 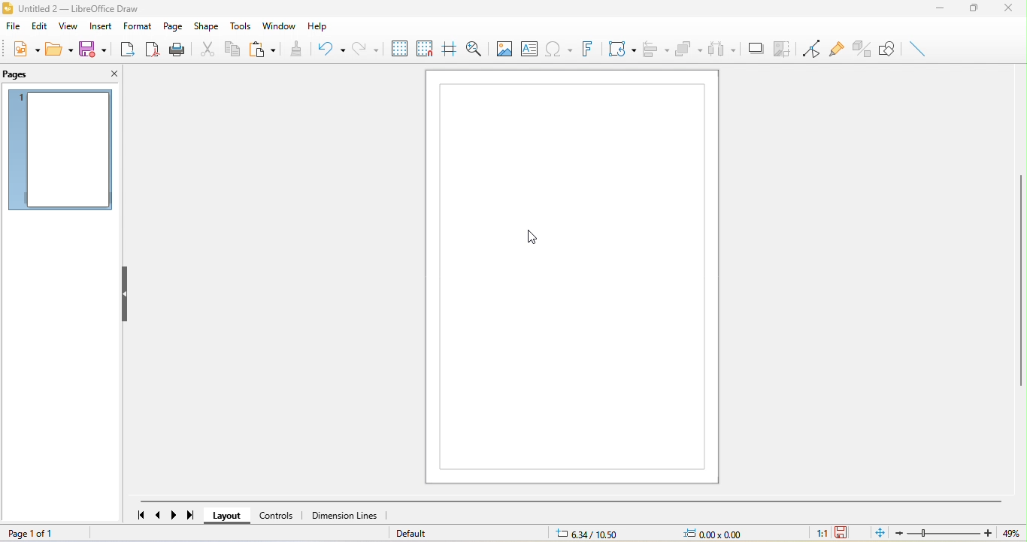 What do you see at coordinates (139, 26) in the screenshot?
I see `format` at bounding box center [139, 26].